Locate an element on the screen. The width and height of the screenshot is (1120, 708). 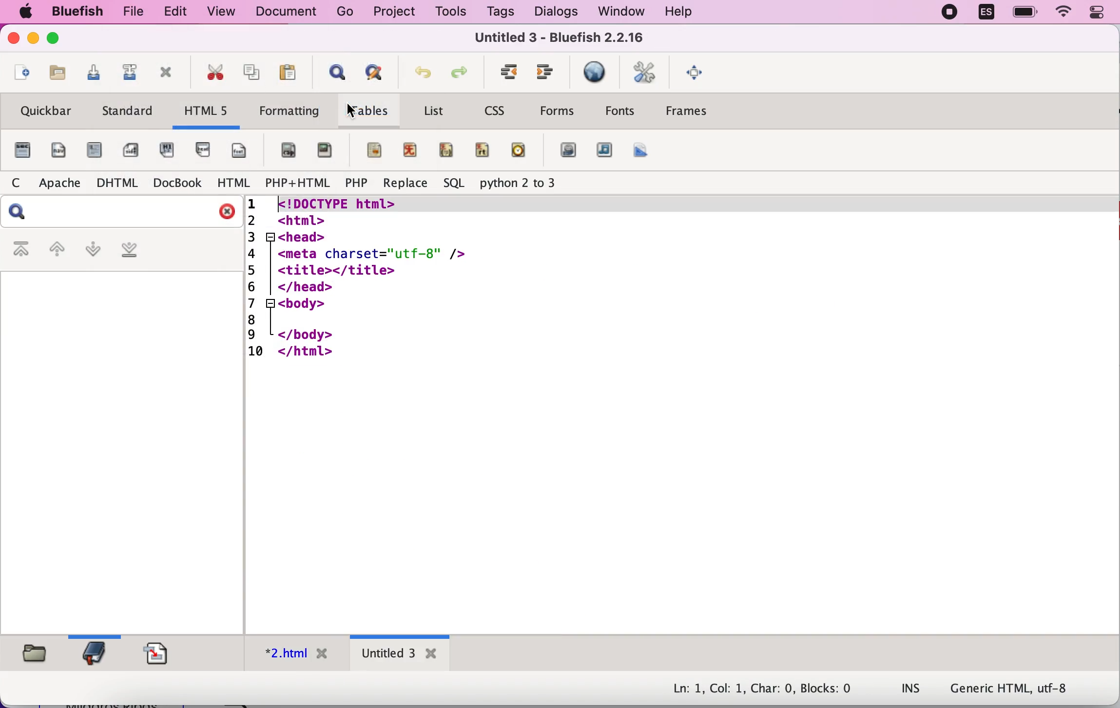
hgroup is located at coordinates (167, 150).